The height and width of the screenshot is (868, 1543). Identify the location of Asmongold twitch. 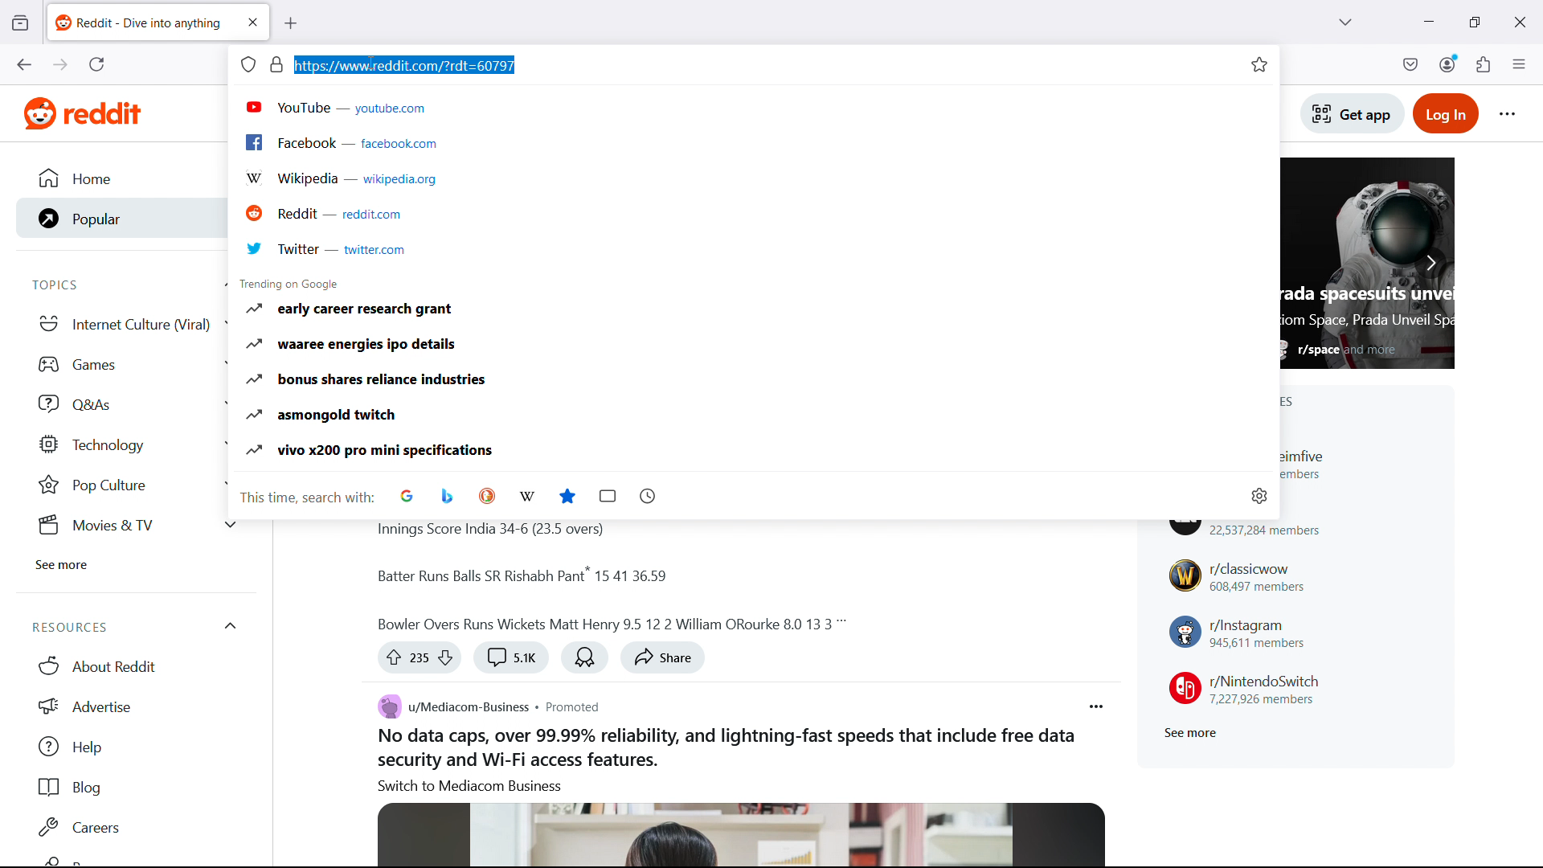
(755, 416).